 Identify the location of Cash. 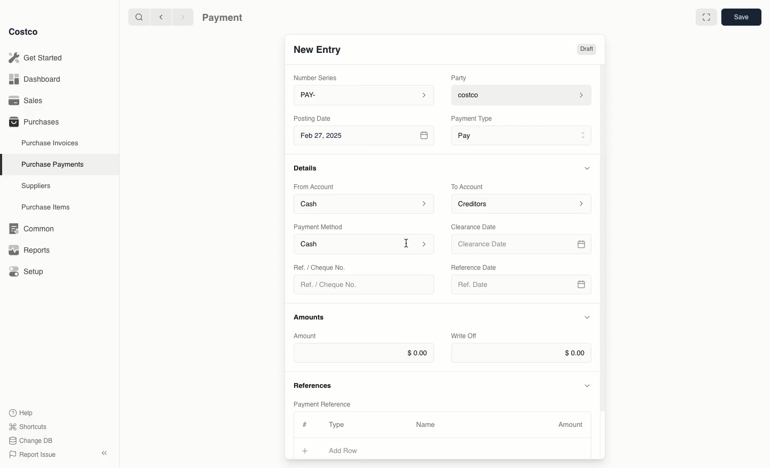
(365, 245).